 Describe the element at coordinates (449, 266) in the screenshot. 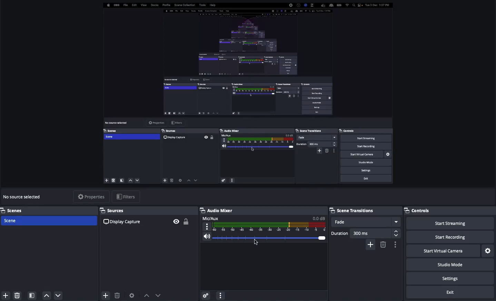

I see `Studio mode` at that location.